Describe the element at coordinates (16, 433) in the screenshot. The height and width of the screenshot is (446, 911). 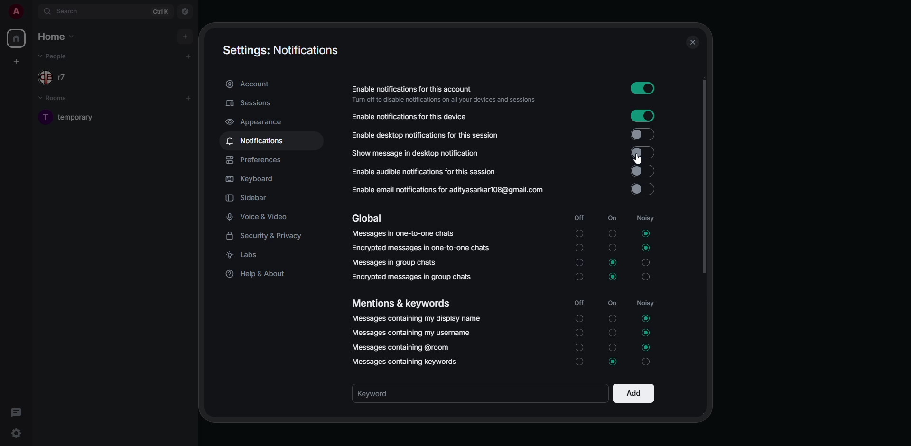
I see `quick settings` at that location.